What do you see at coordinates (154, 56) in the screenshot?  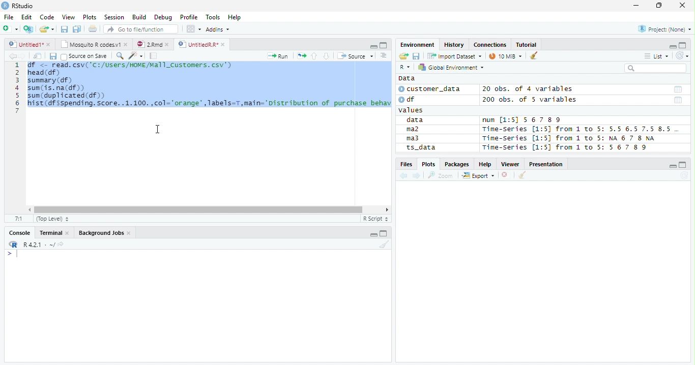 I see `Compile Report` at bounding box center [154, 56].